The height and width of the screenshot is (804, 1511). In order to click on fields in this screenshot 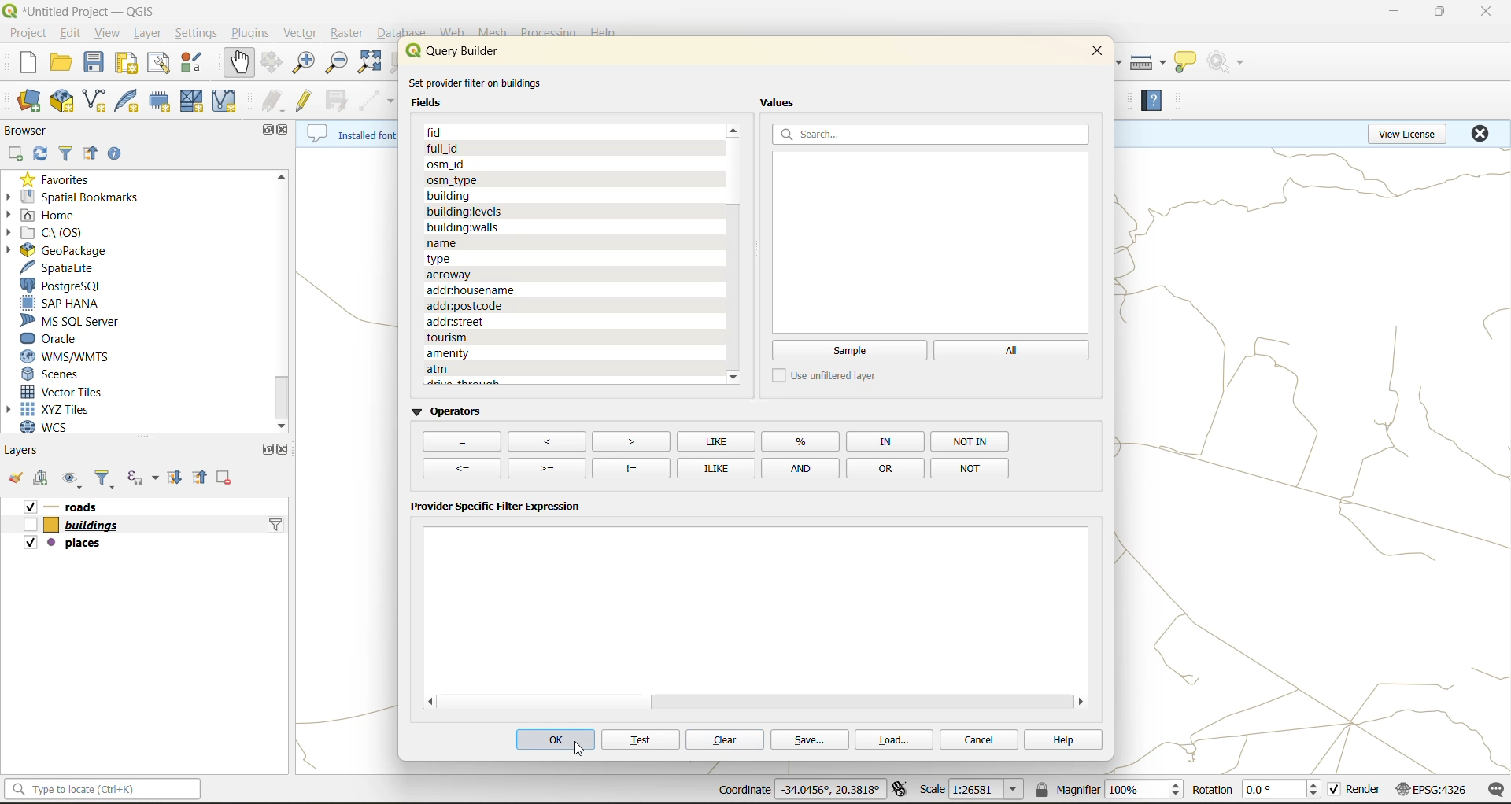, I will do `click(453, 178)`.